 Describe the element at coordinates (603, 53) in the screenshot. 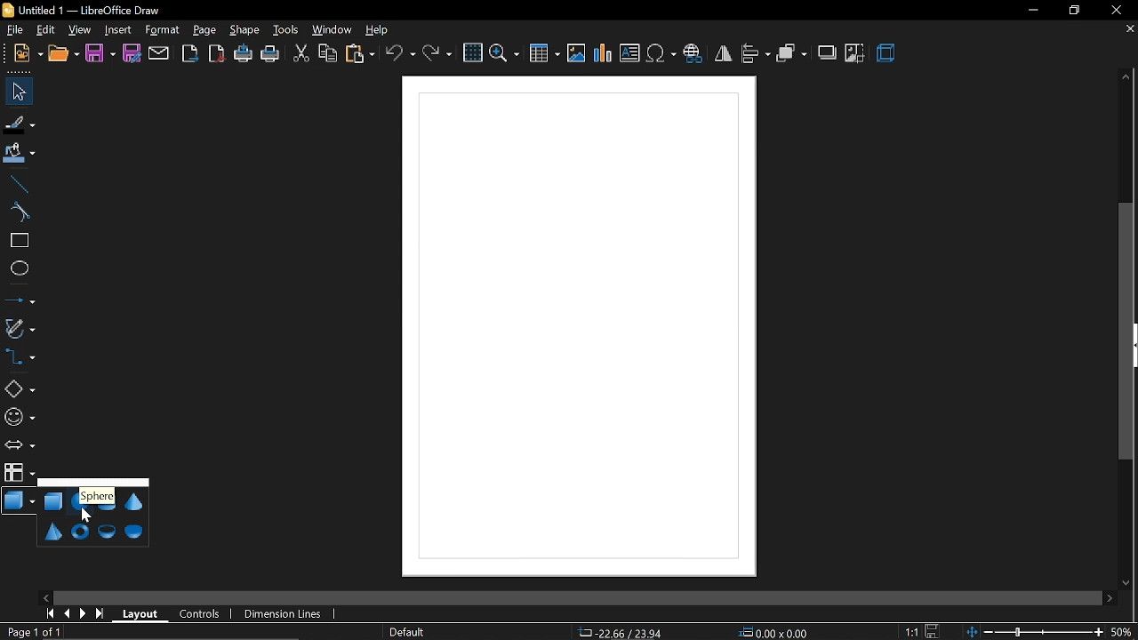

I see `insert chart` at that location.